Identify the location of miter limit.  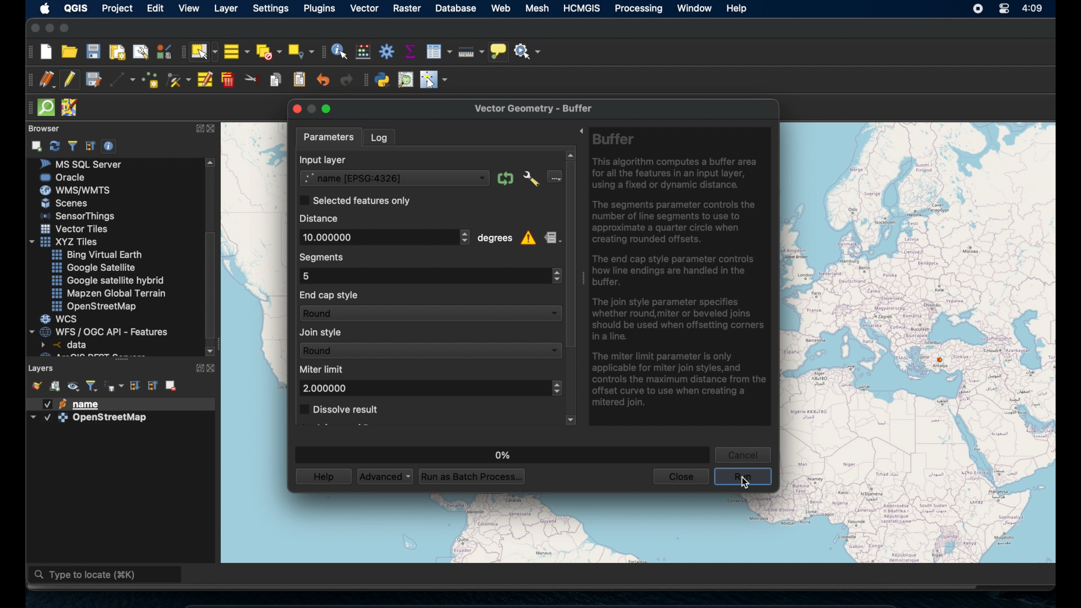
(323, 369).